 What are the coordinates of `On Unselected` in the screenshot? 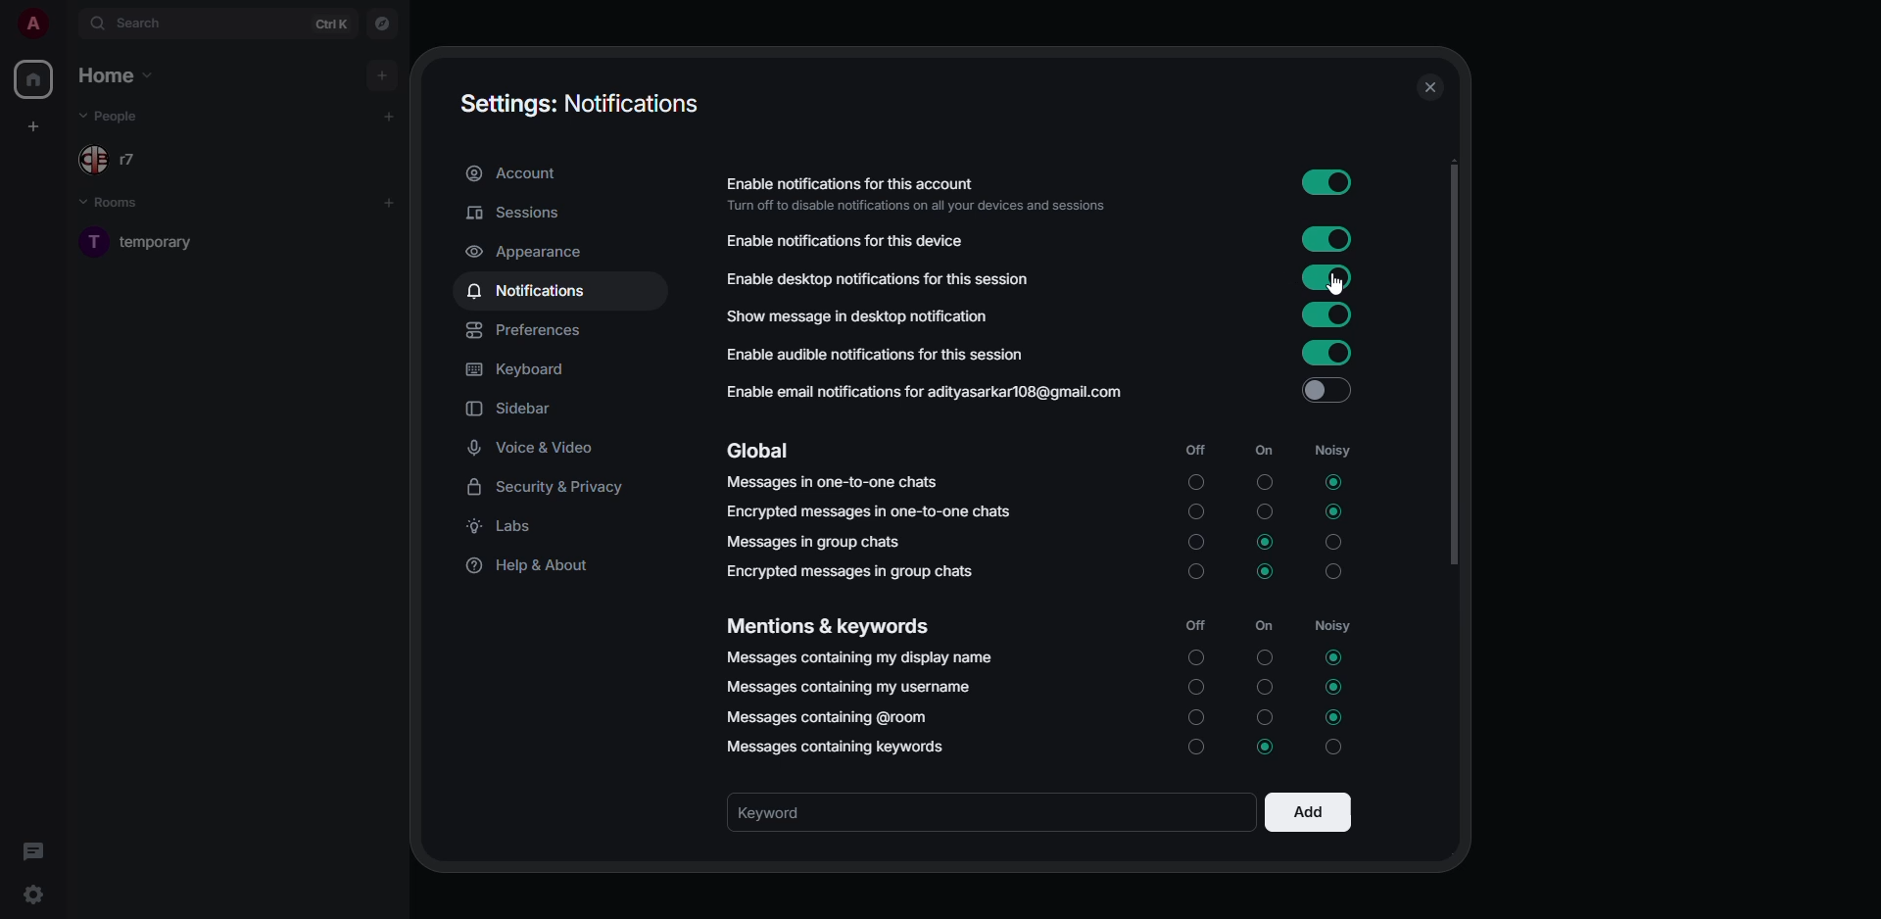 It's located at (1264, 511).